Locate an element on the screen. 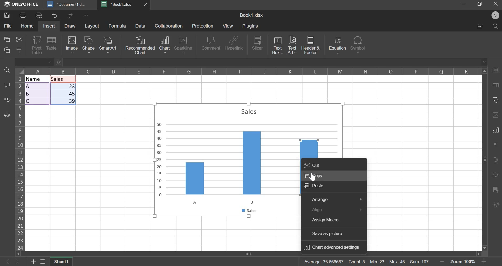 This screenshot has height=266, width=502. draw is located at coordinates (70, 26).